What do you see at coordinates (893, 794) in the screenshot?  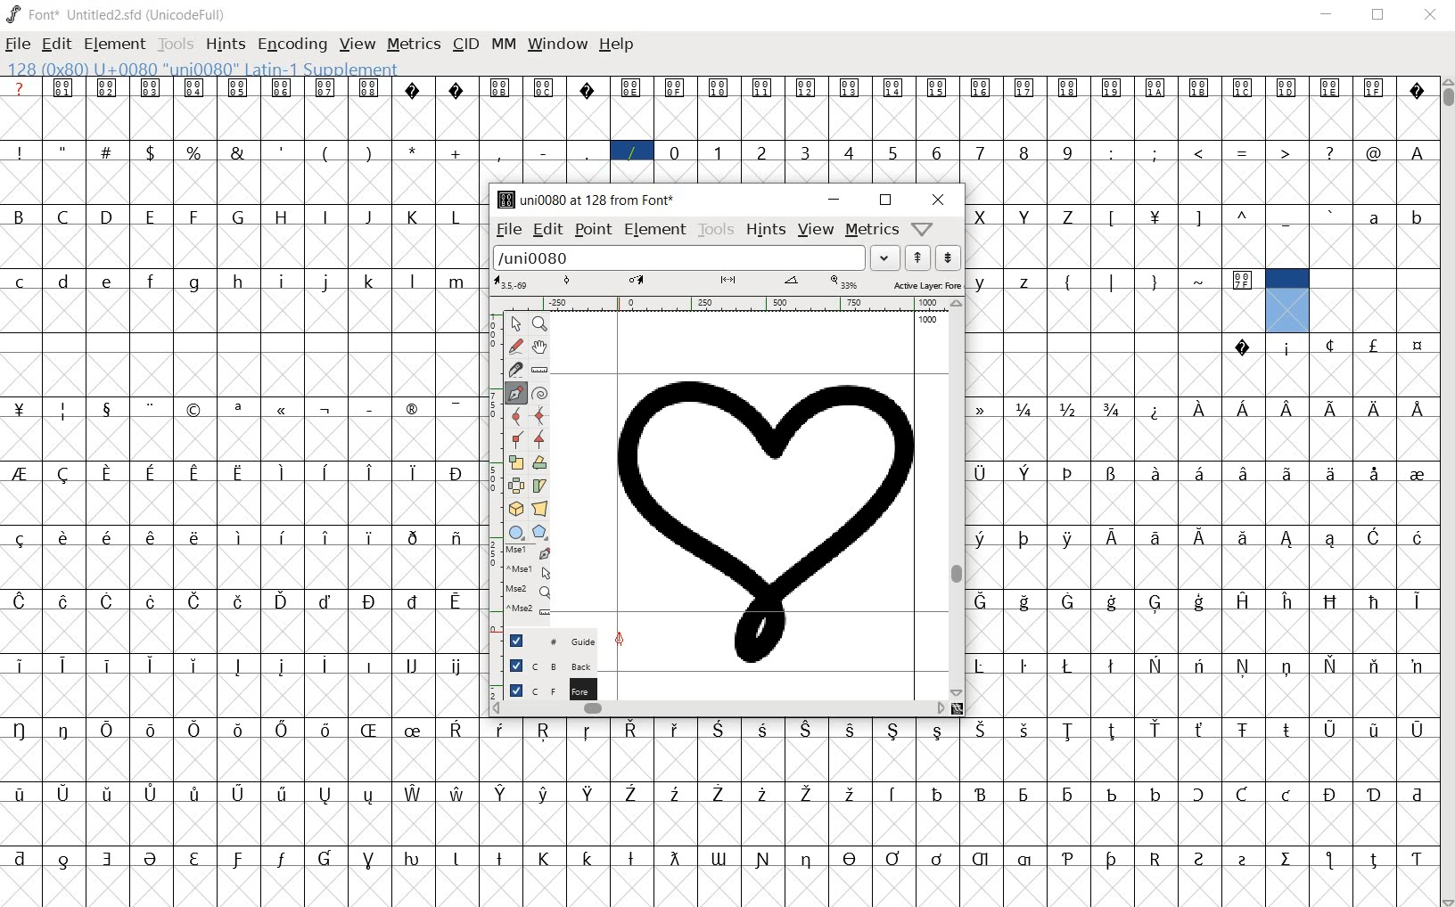 I see `glyph` at bounding box center [893, 794].